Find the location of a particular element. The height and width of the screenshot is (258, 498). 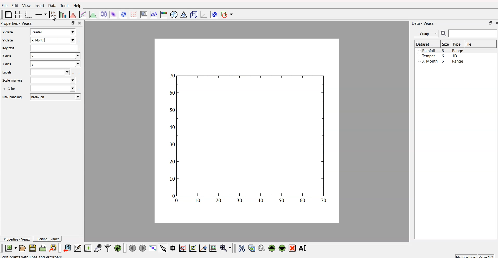

View is located at coordinates (25, 6).